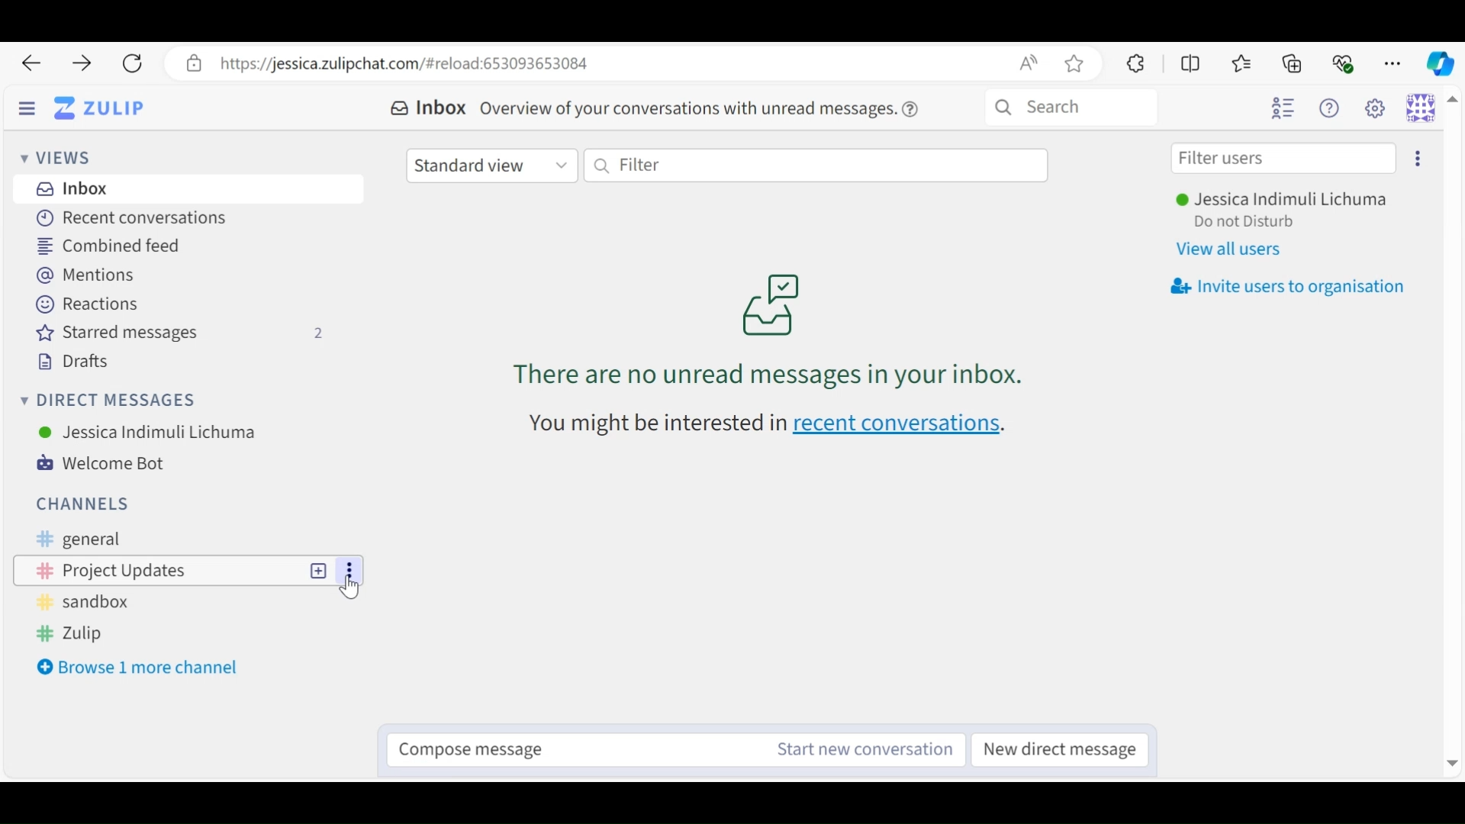  I want to click on Down, so click(1448, 758).